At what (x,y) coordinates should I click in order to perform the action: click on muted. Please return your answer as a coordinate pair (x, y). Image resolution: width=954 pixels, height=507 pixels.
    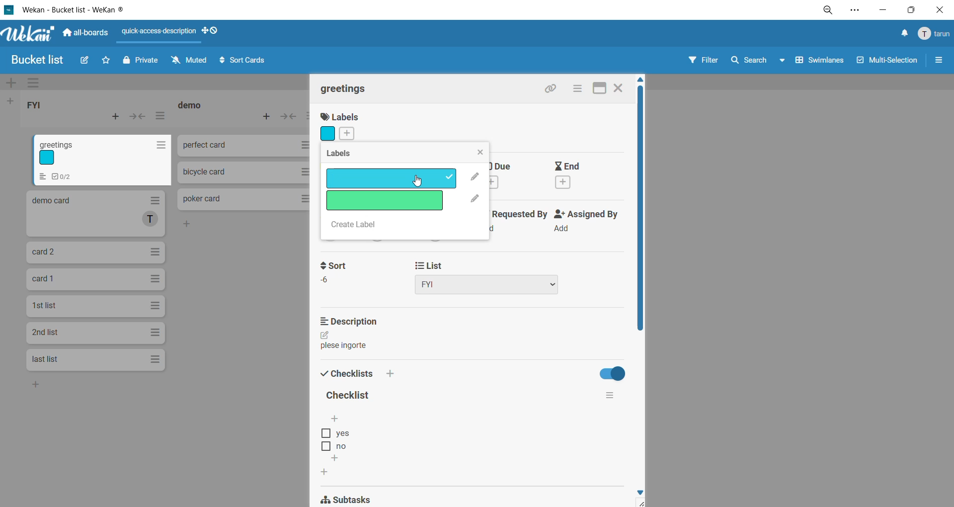
    Looking at the image, I should click on (189, 59).